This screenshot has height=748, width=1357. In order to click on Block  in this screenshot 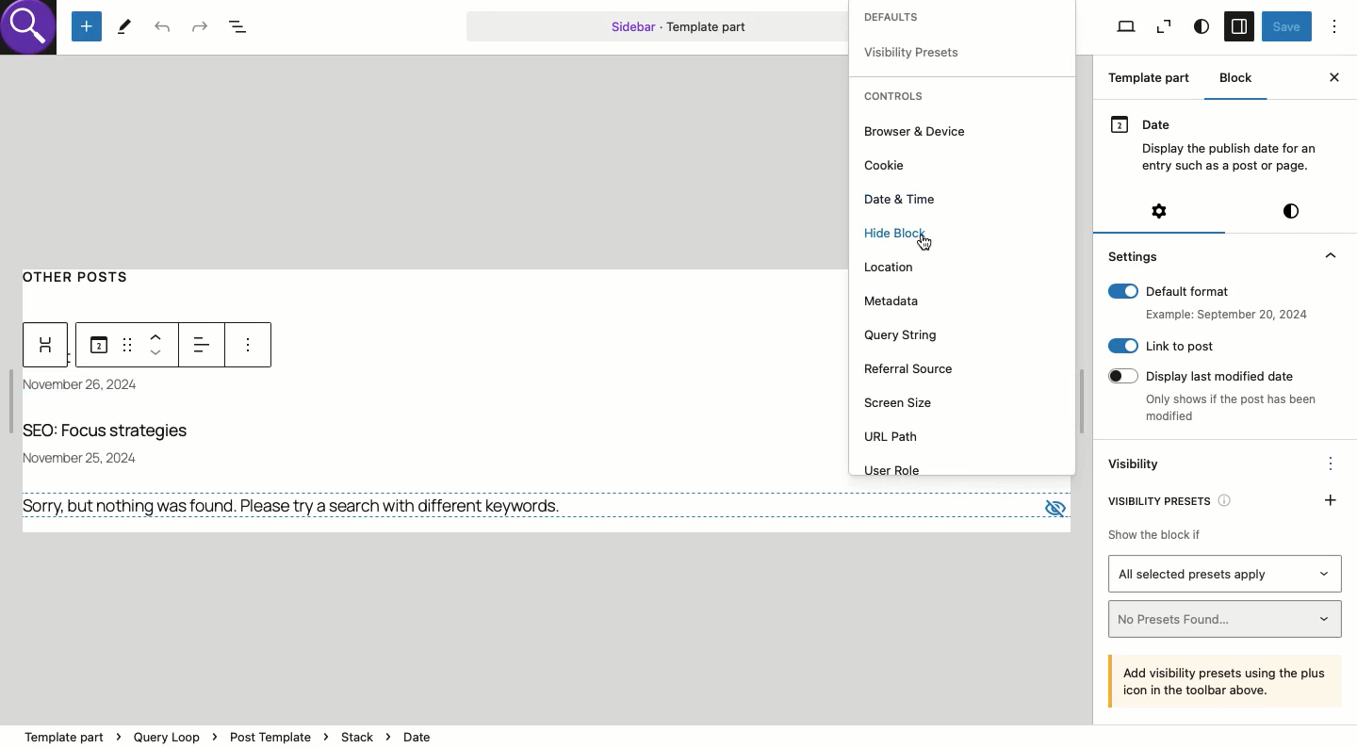, I will do `click(1238, 77)`.